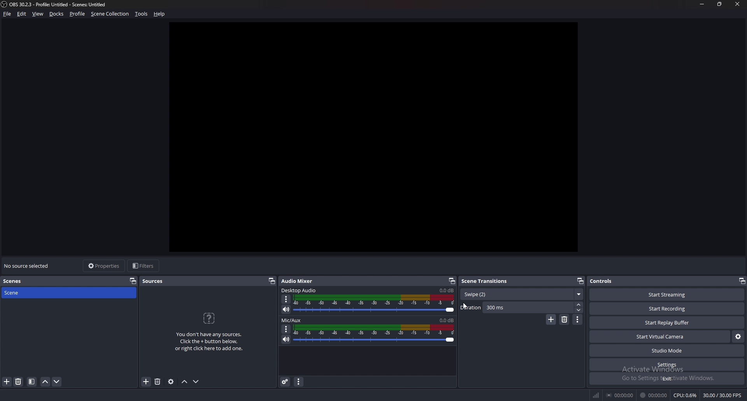  I want to click on start virtual camera, so click(659, 336).